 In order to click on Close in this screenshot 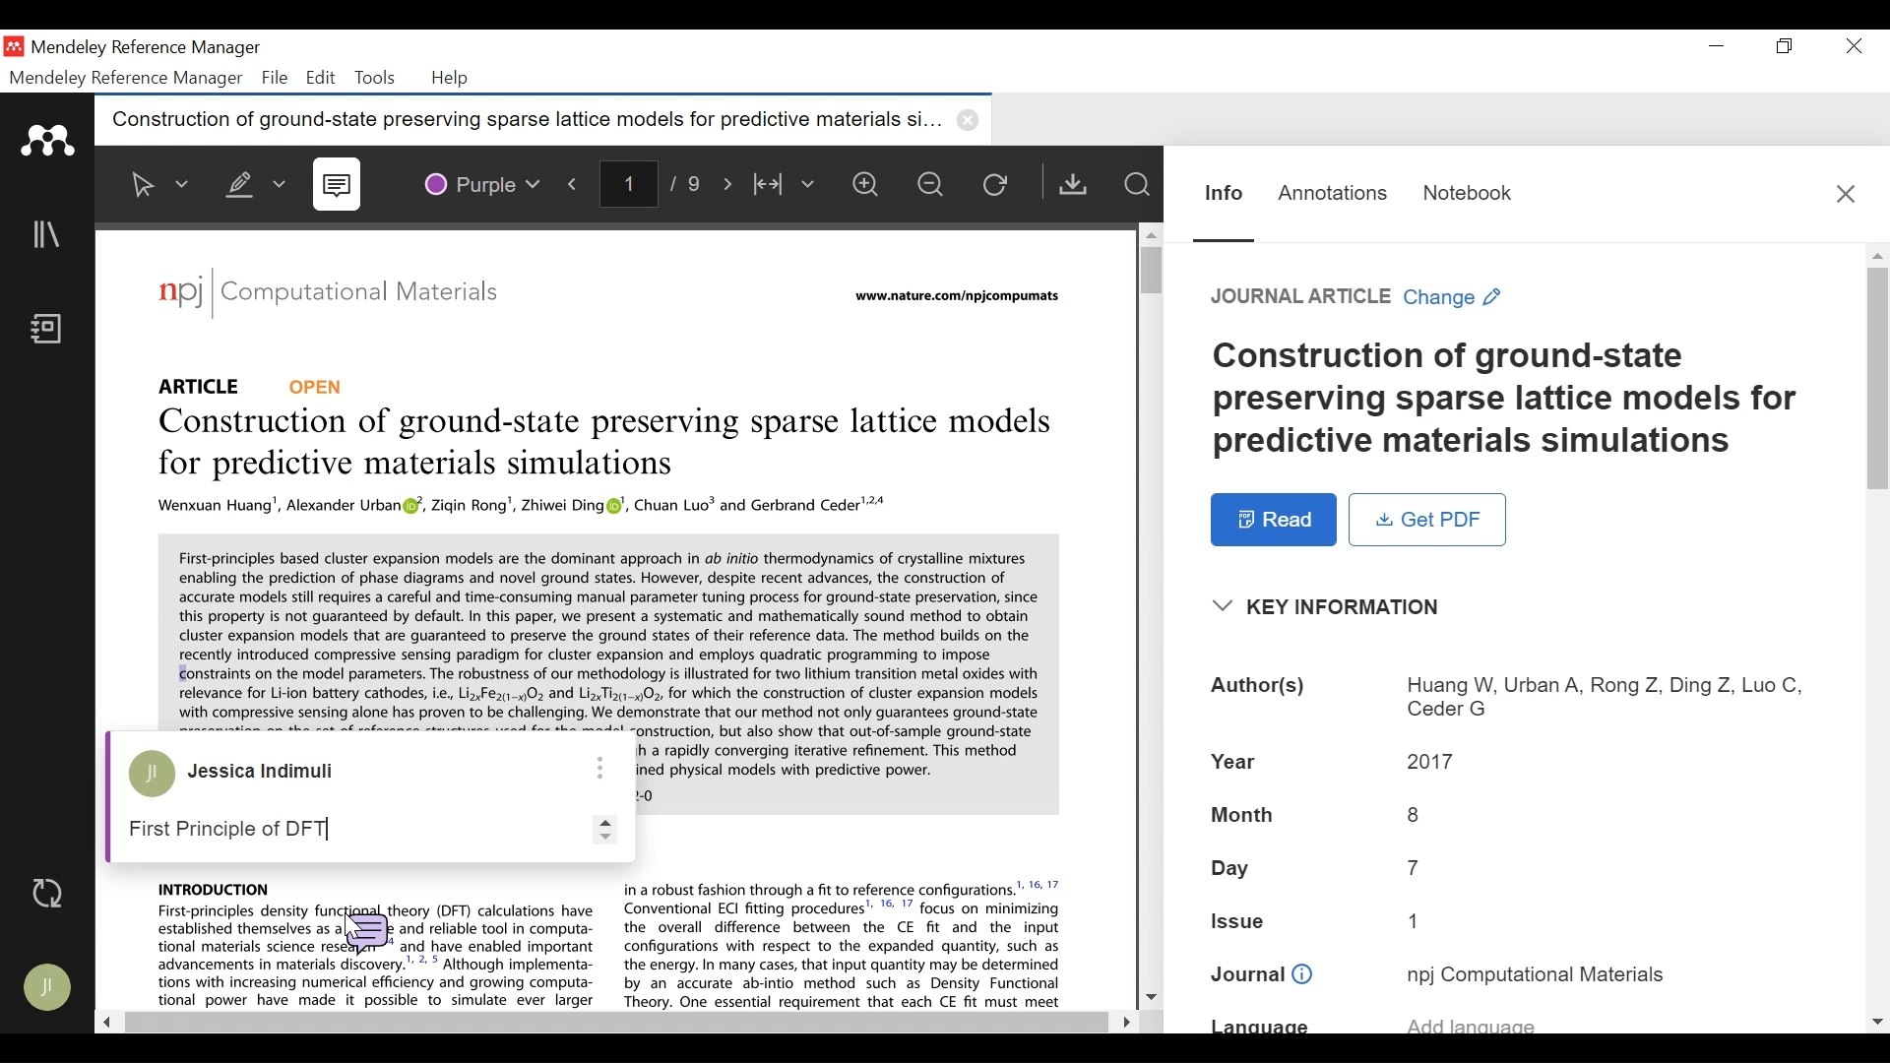, I will do `click(1847, 192)`.